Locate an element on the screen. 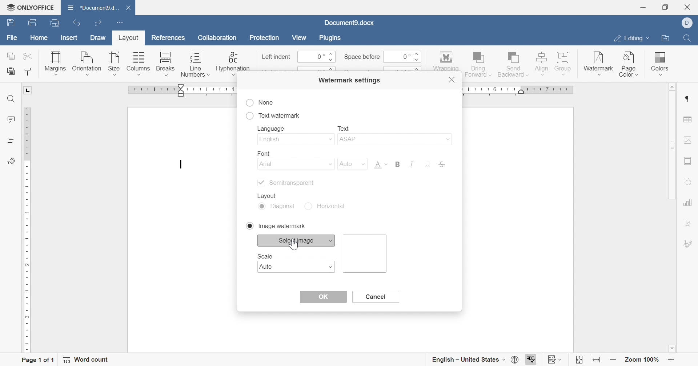  text art settigns is located at coordinates (688, 223).